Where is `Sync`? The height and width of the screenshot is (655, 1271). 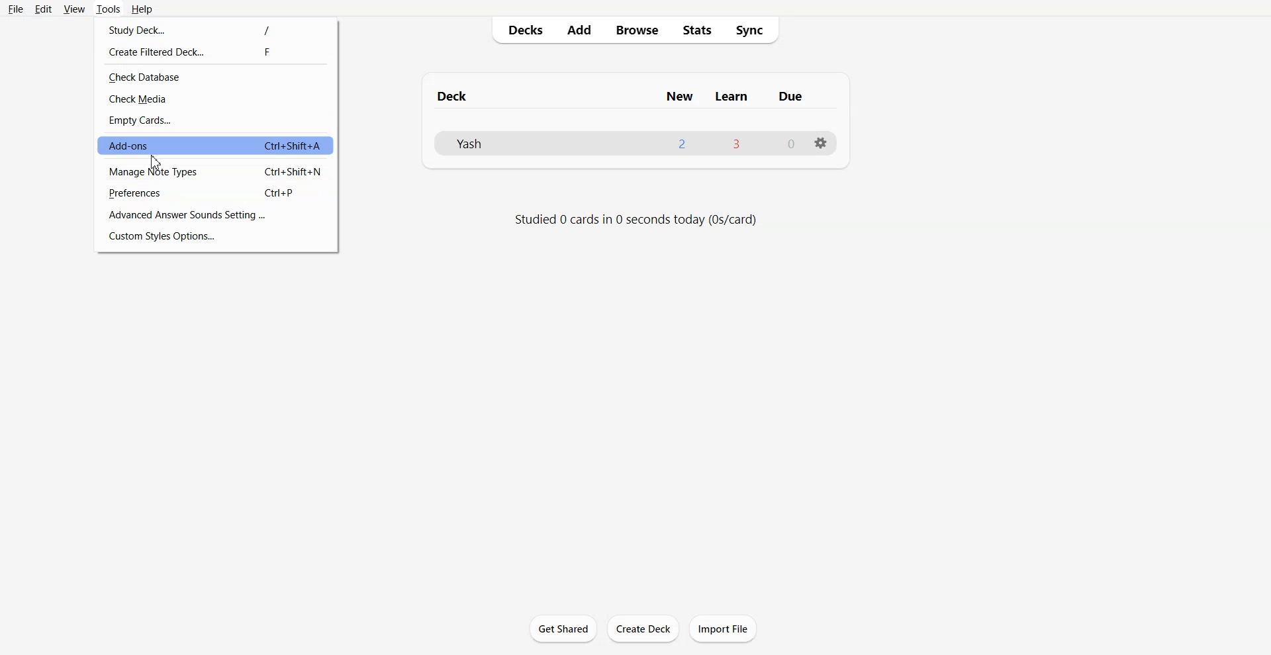 Sync is located at coordinates (753, 30).